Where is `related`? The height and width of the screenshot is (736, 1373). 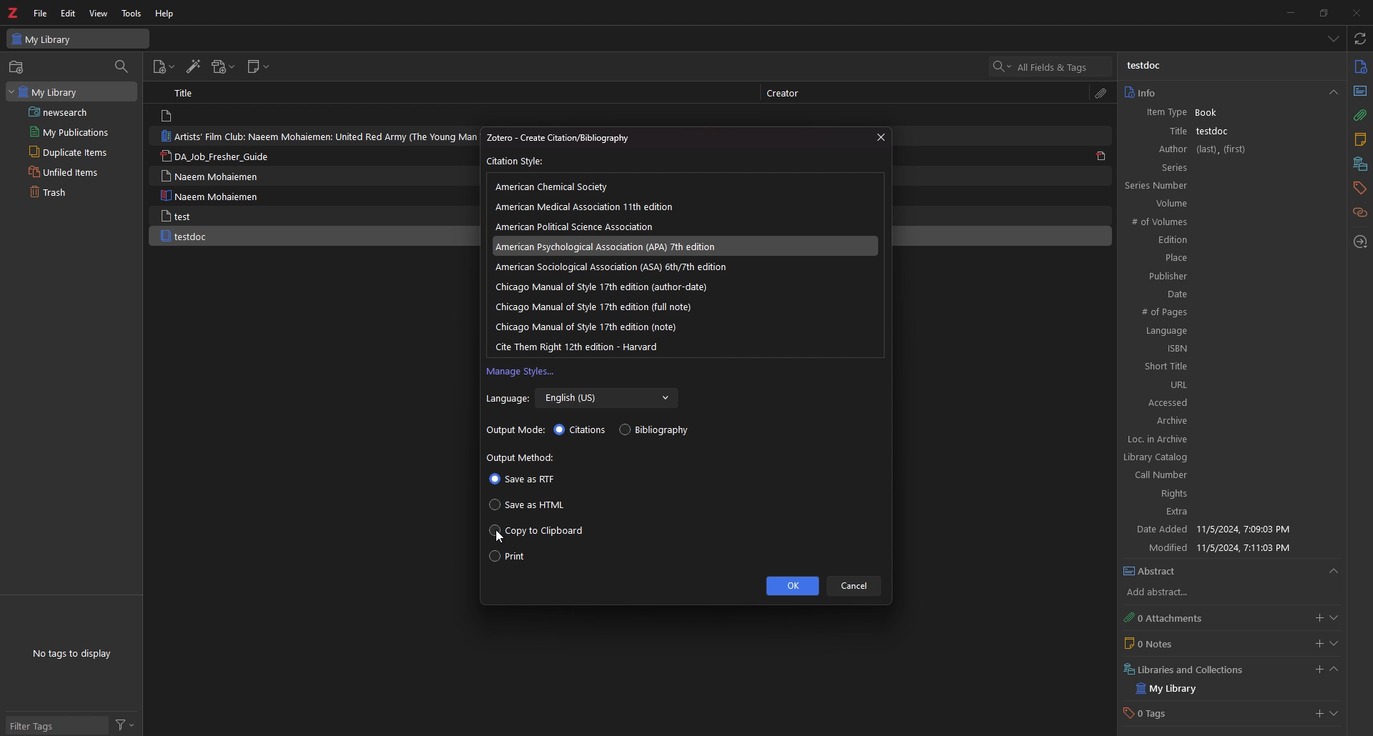 related is located at coordinates (1361, 213).